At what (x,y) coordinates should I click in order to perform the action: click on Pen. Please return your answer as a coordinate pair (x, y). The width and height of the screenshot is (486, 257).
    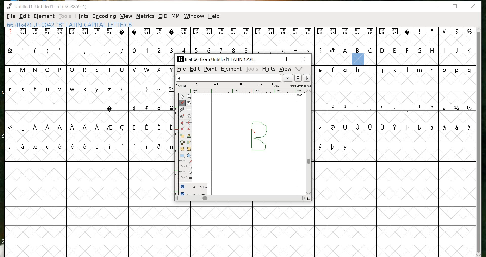
    Looking at the image, I should click on (183, 117).